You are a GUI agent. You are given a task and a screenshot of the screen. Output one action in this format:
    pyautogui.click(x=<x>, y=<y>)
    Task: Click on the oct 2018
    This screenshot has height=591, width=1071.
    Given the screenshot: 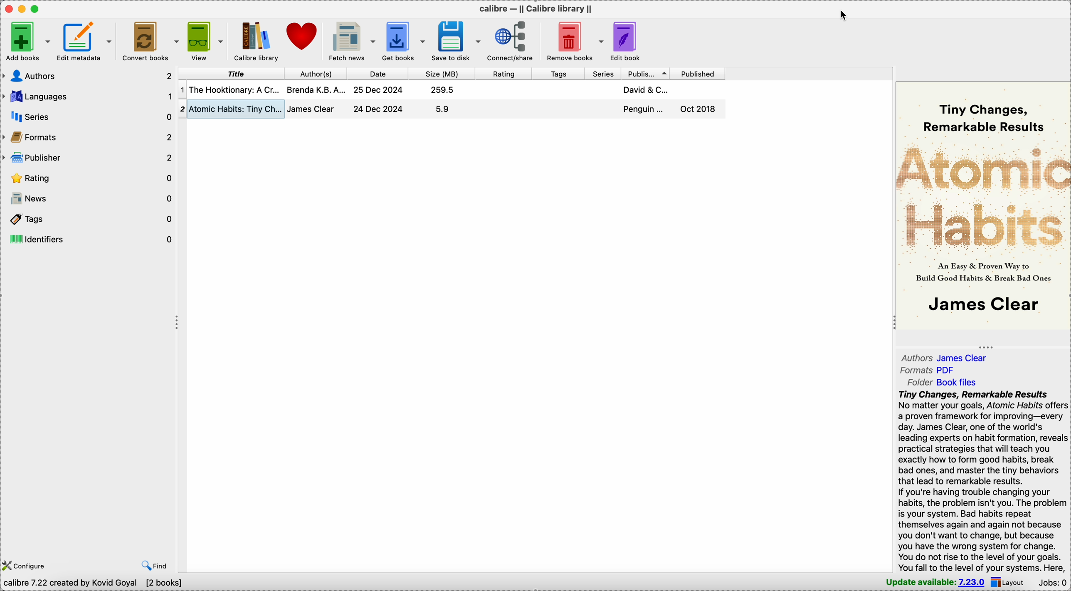 What is the action you would take?
    pyautogui.click(x=698, y=109)
    